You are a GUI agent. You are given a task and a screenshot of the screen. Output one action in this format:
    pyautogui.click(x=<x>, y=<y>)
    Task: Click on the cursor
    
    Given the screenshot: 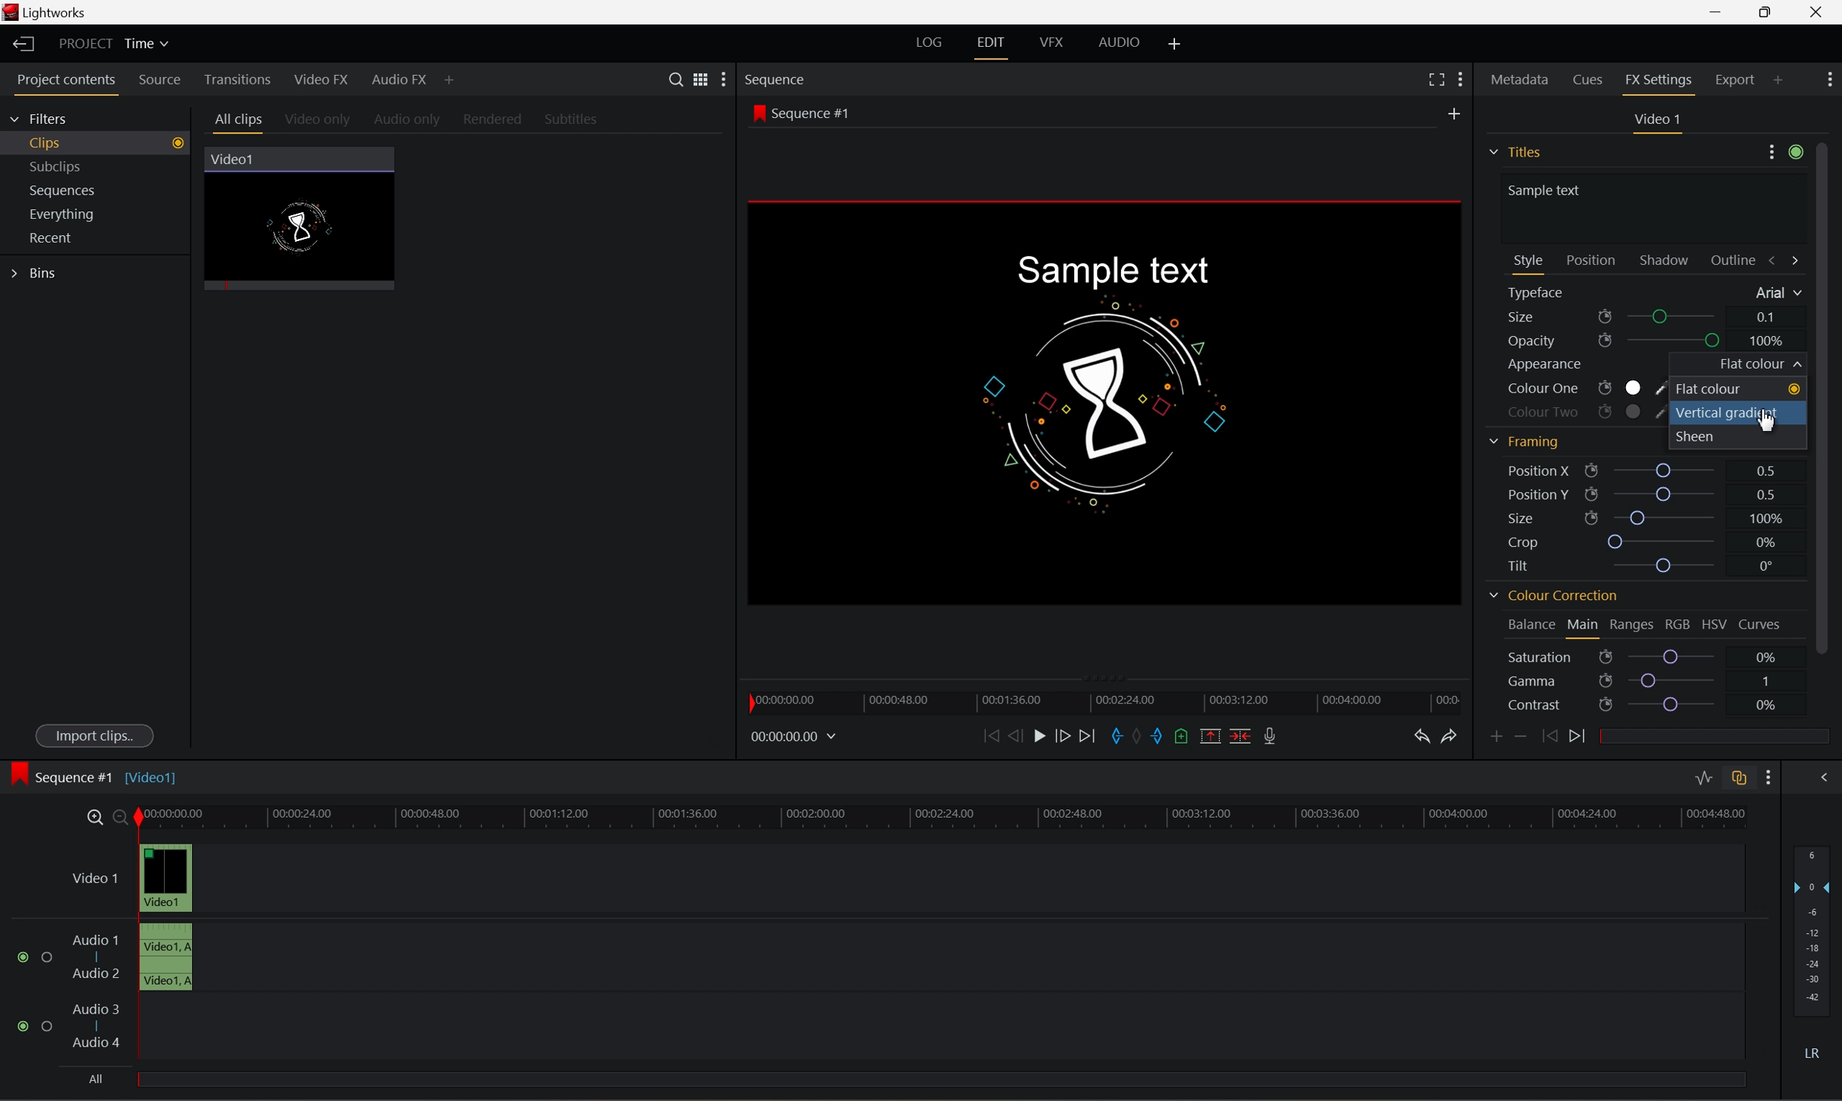 What is the action you would take?
    pyautogui.click(x=1764, y=425)
    